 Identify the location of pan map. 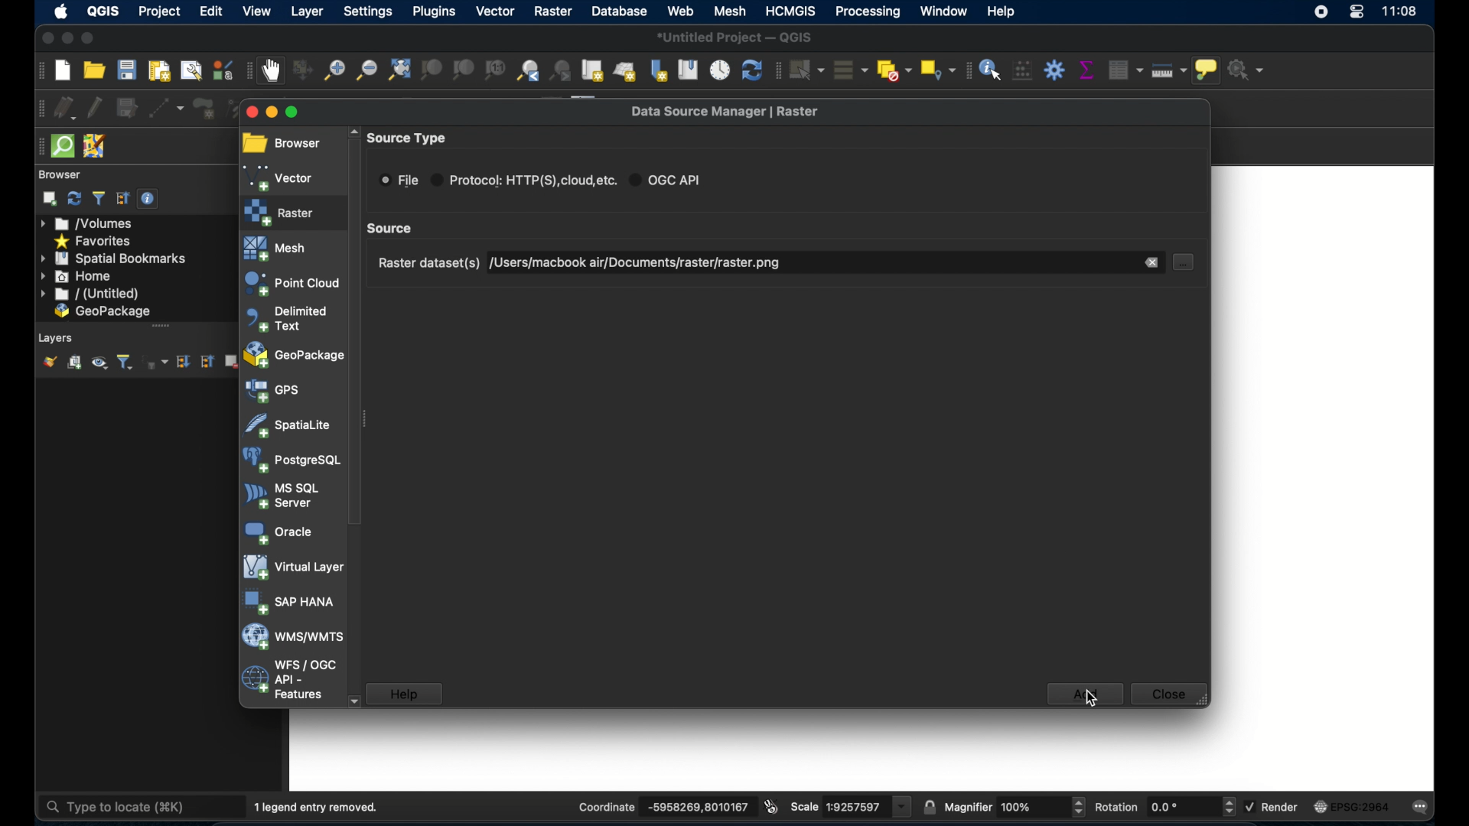
(274, 71).